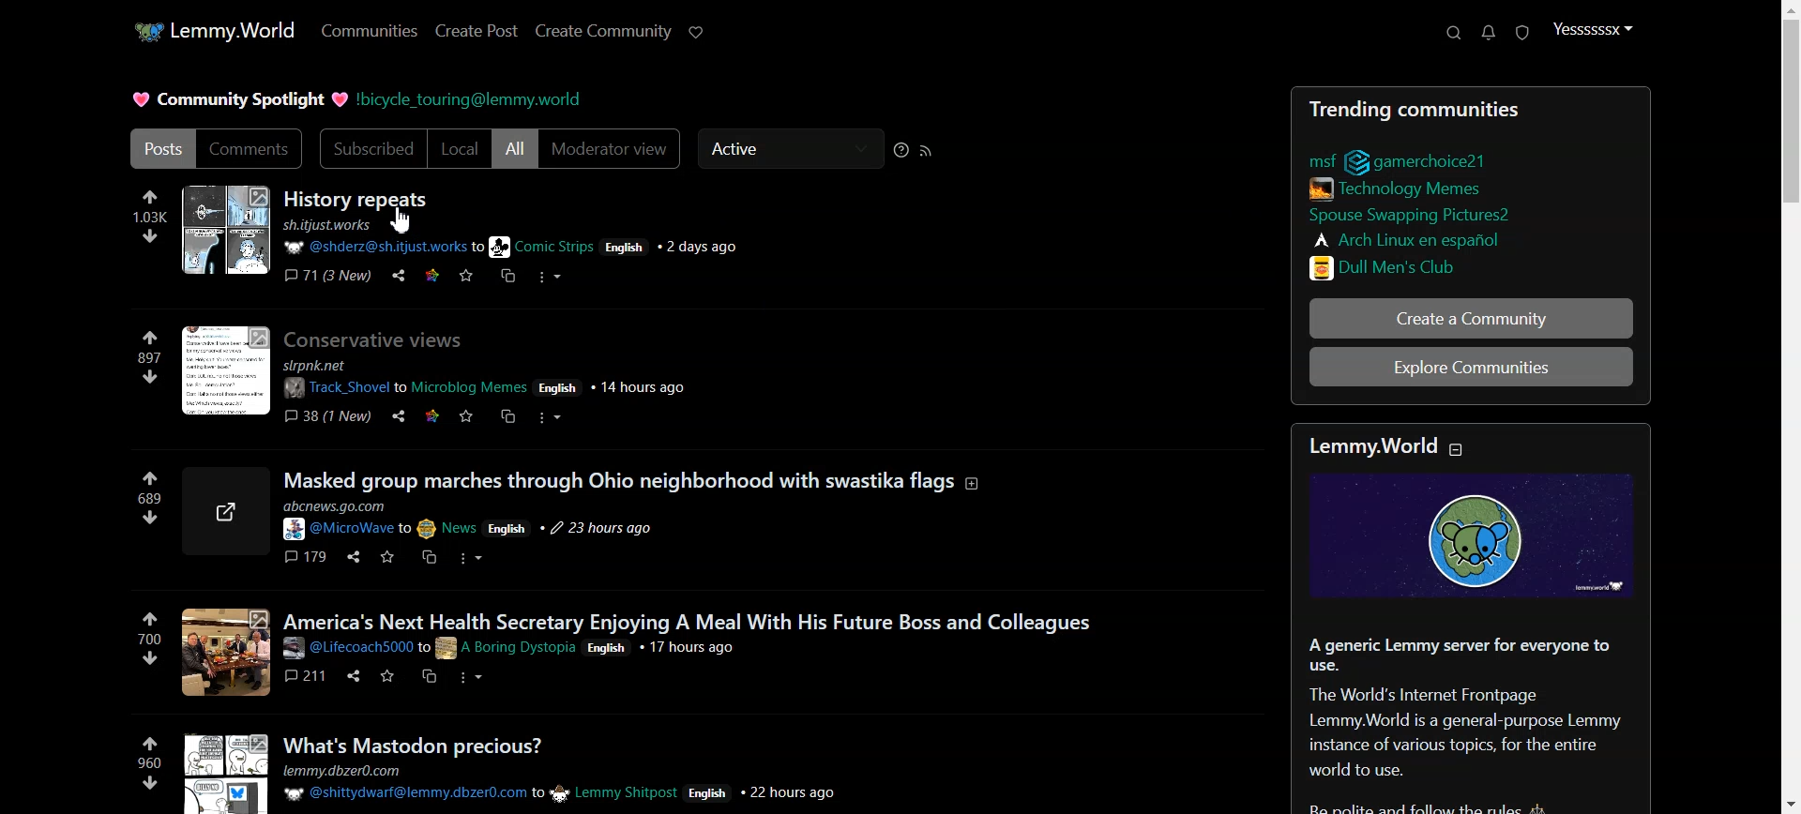  What do you see at coordinates (1786, 407) in the screenshot?
I see `Vertical scroll bar` at bounding box center [1786, 407].